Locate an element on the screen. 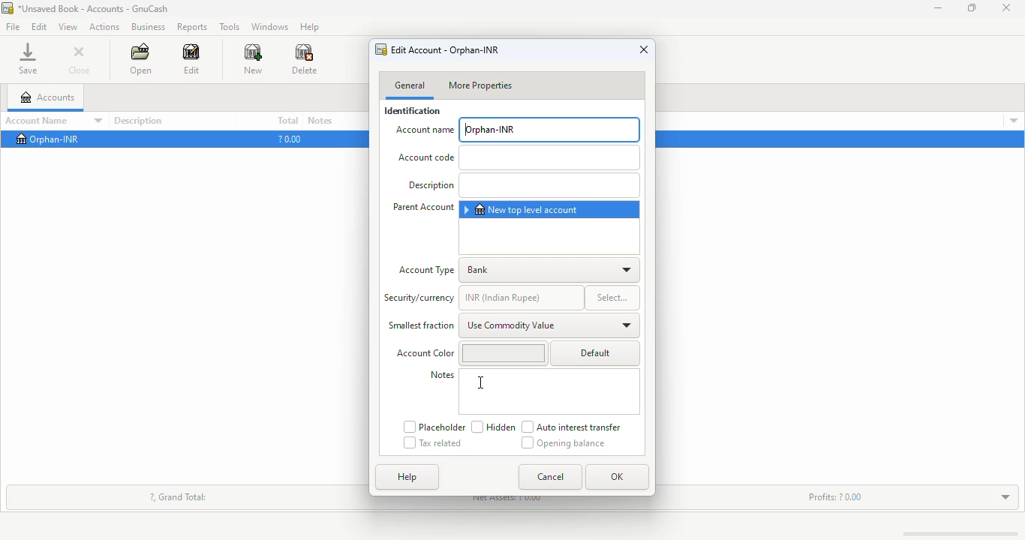 The width and height of the screenshot is (1025, 540). parents account is located at coordinates (424, 207).